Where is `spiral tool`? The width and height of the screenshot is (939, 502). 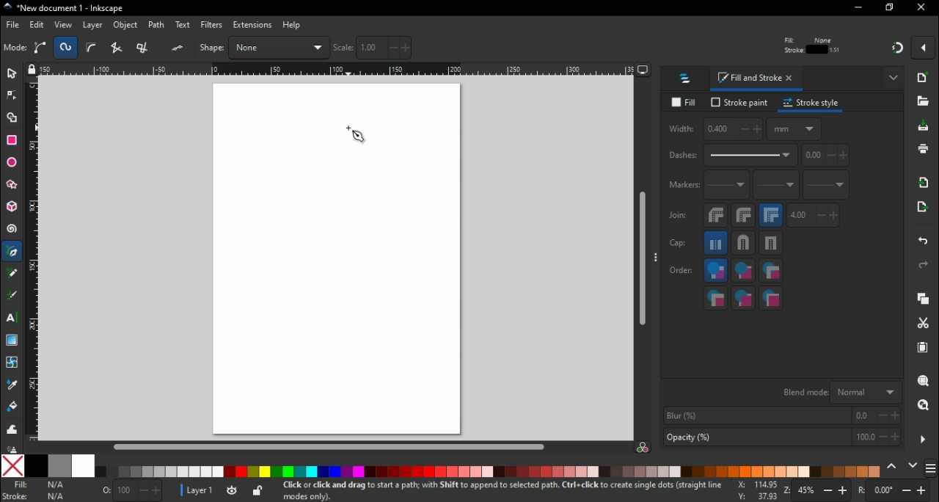 spiral tool is located at coordinates (12, 231).